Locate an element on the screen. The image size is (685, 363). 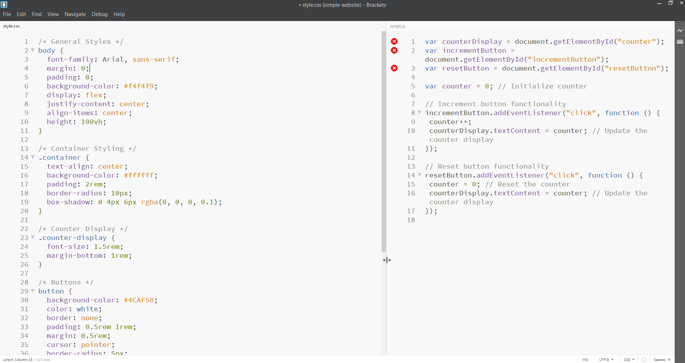
navigate is located at coordinates (75, 15).